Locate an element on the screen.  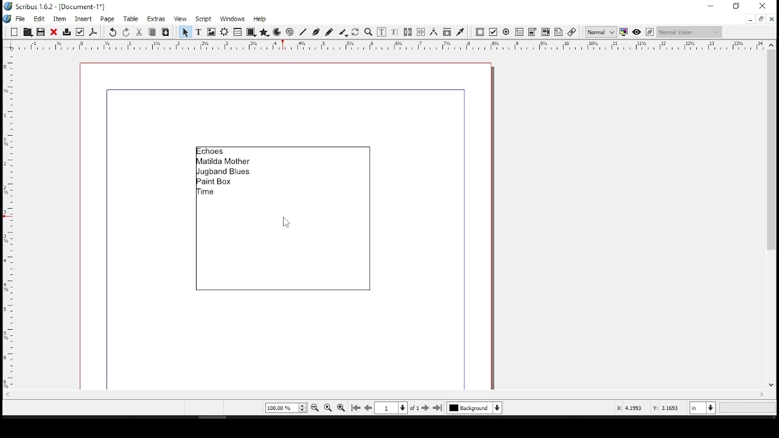
save is located at coordinates (40, 32).